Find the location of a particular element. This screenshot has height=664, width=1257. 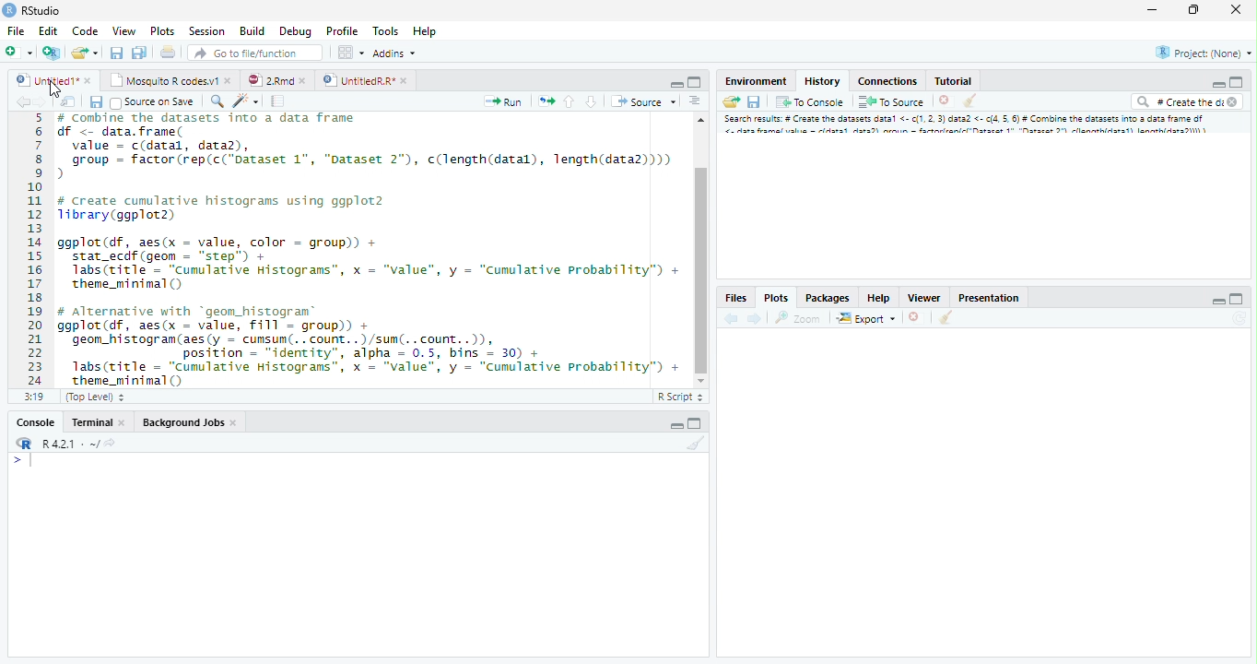

Zoom is located at coordinates (217, 103).